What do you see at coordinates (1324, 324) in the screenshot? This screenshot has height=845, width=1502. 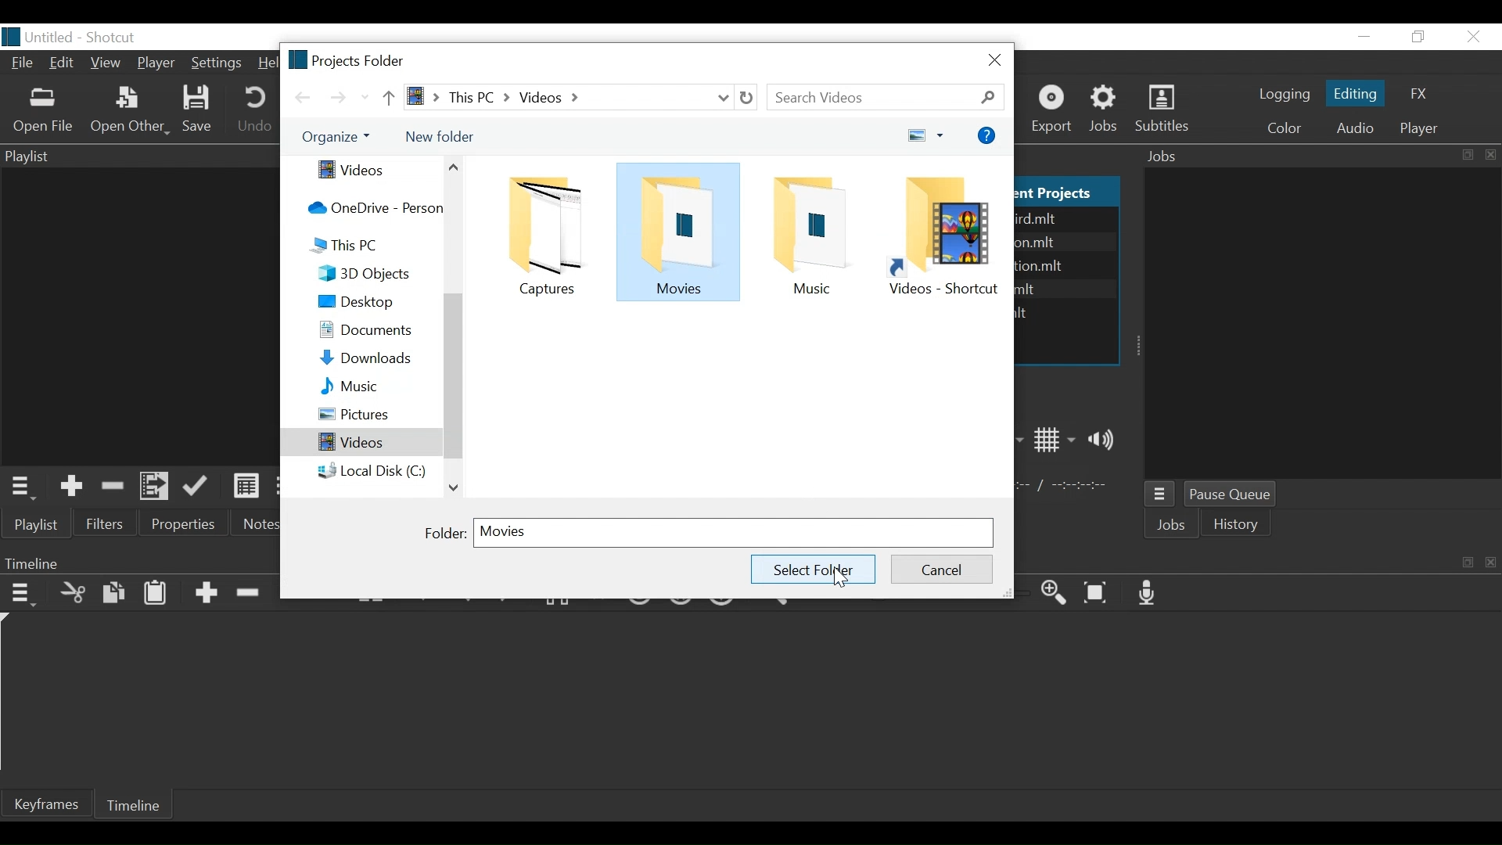 I see `Jobs Panel` at bounding box center [1324, 324].